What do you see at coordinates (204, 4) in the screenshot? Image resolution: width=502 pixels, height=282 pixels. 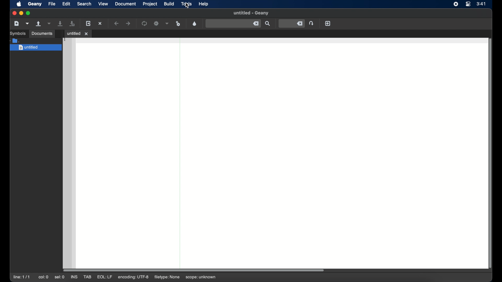 I see `help` at bounding box center [204, 4].